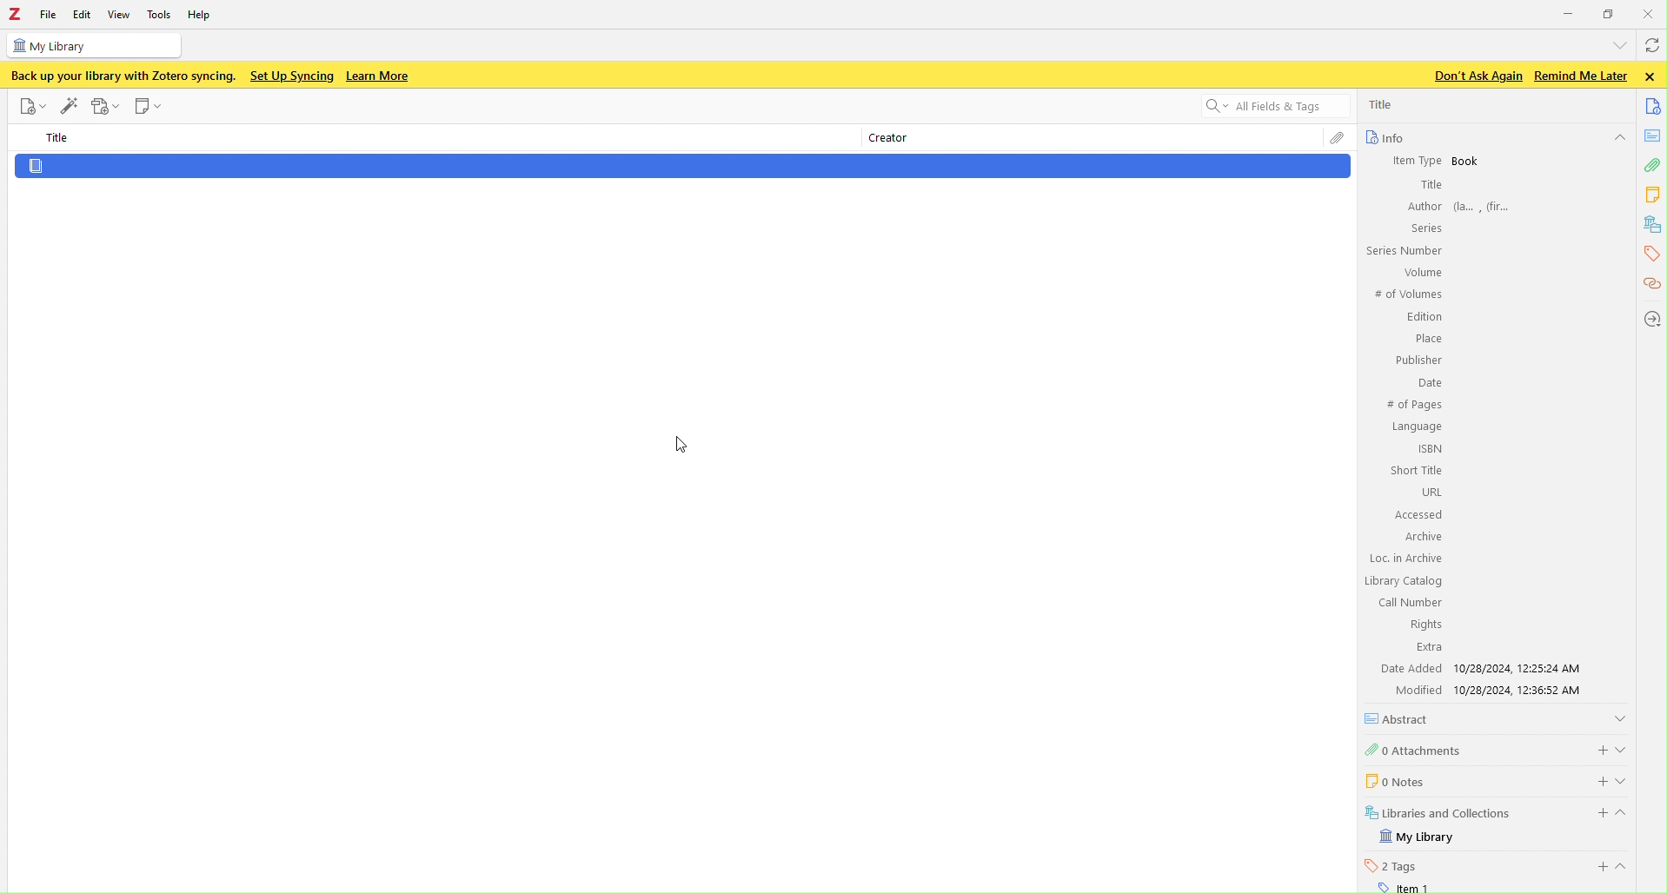 The image size is (1667, 893). I want to click on notes, so click(1654, 195).